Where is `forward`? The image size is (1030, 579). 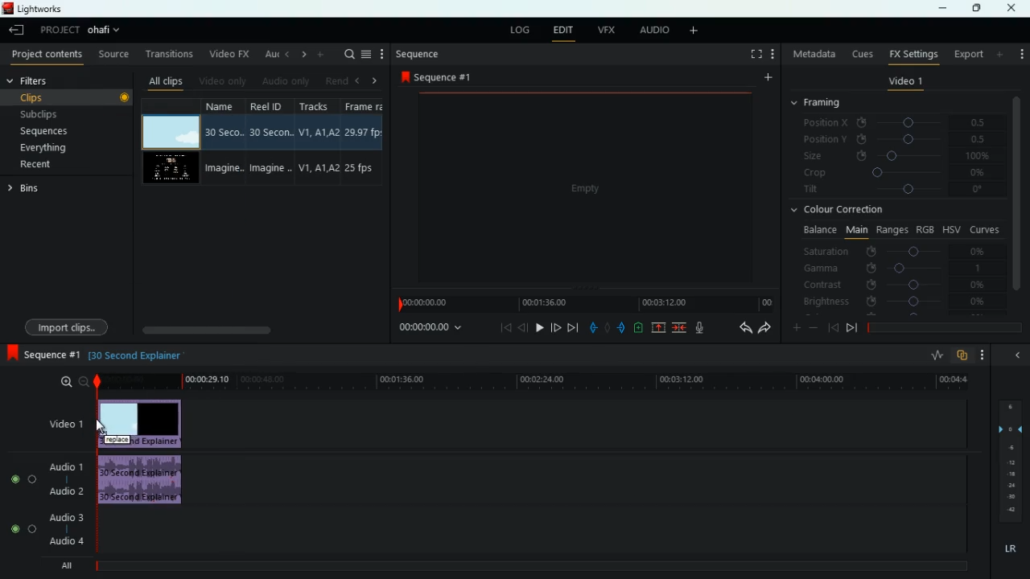 forward is located at coordinates (765, 329).